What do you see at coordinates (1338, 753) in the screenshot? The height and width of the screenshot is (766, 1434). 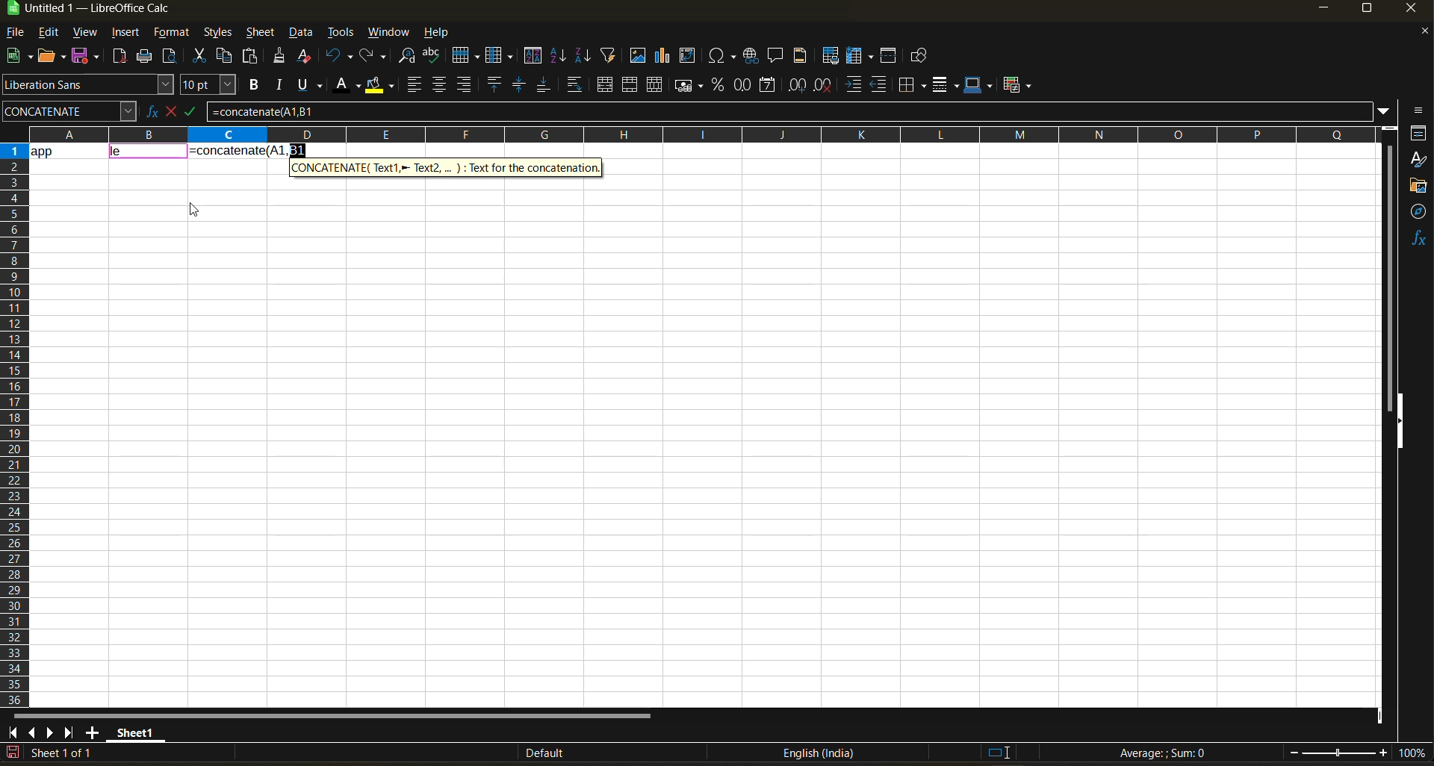 I see `zoom slider` at bounding box center [1338, 753].